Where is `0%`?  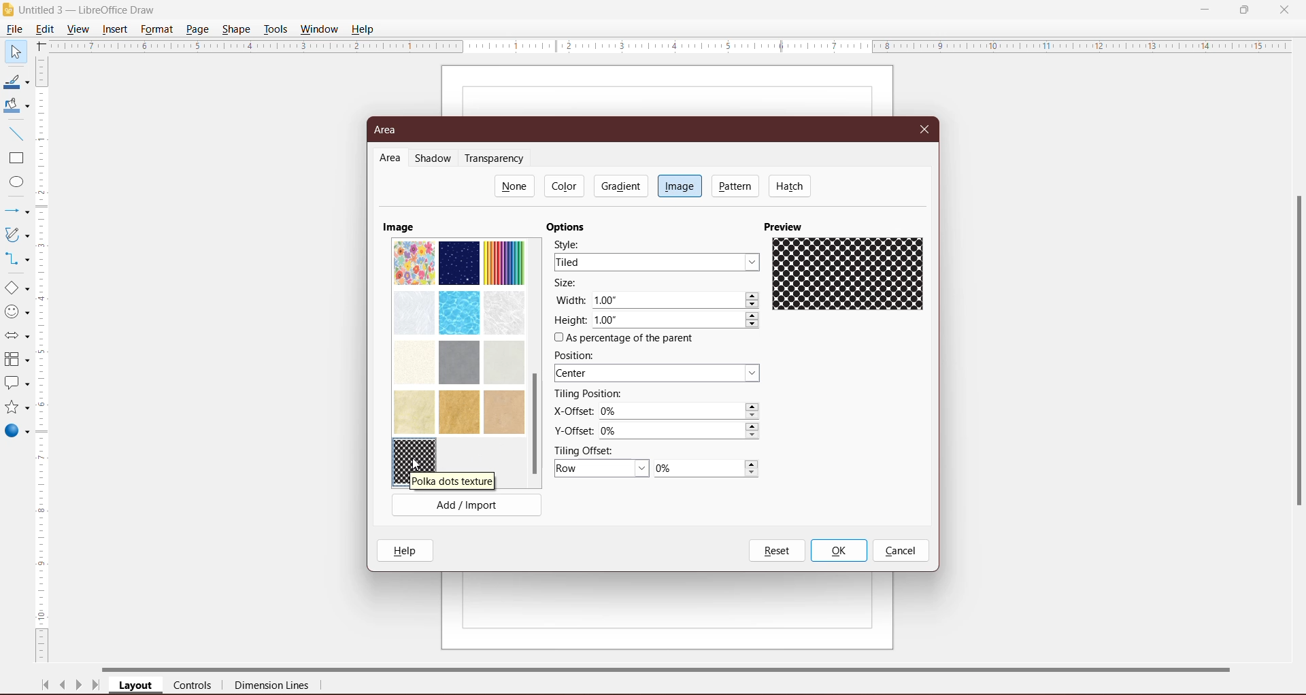 0% is located at coordinates (706, 469).